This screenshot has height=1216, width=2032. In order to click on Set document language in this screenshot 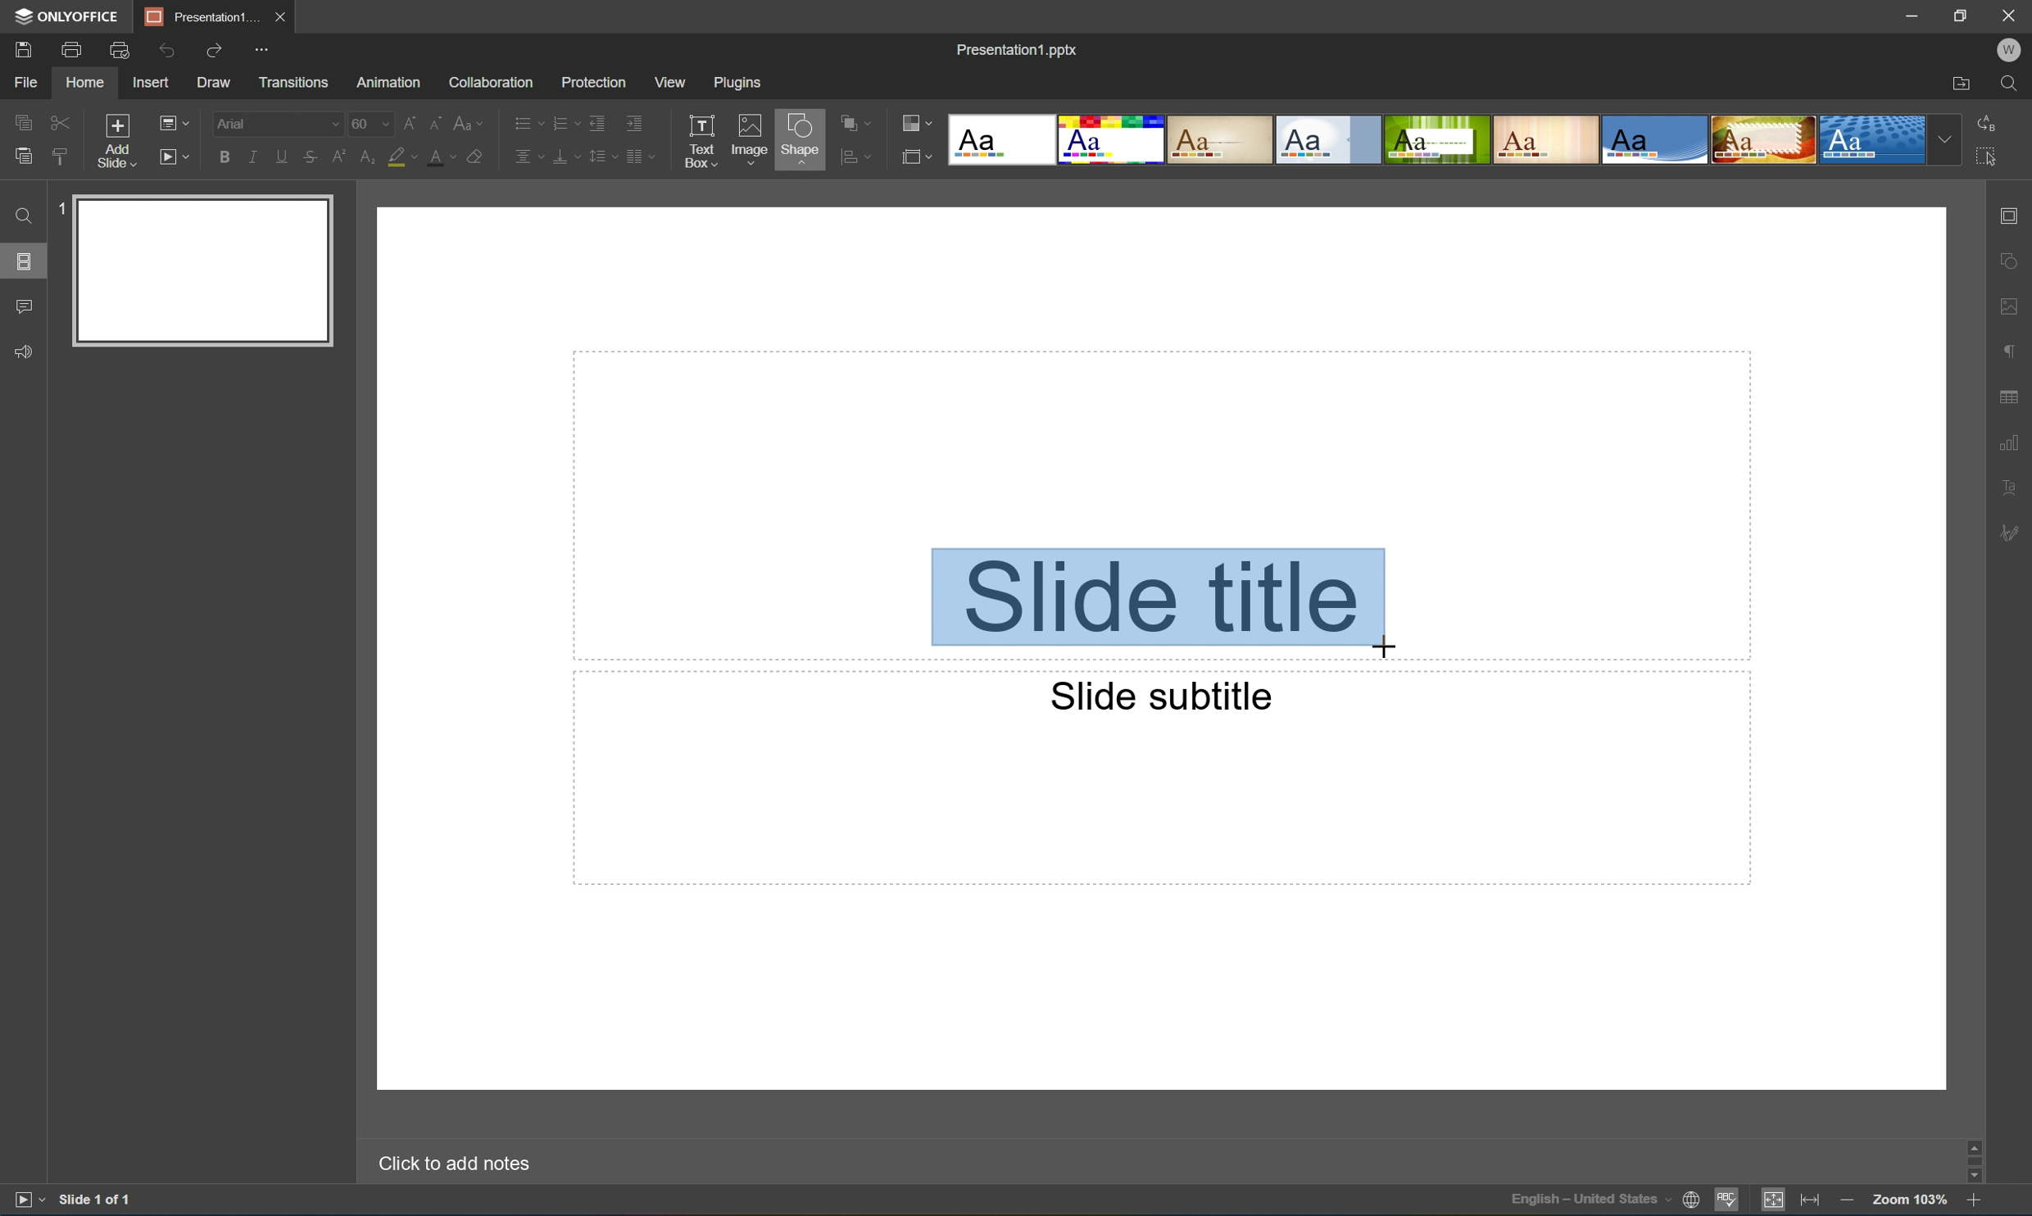, I will do `click(1690, 1201)`.